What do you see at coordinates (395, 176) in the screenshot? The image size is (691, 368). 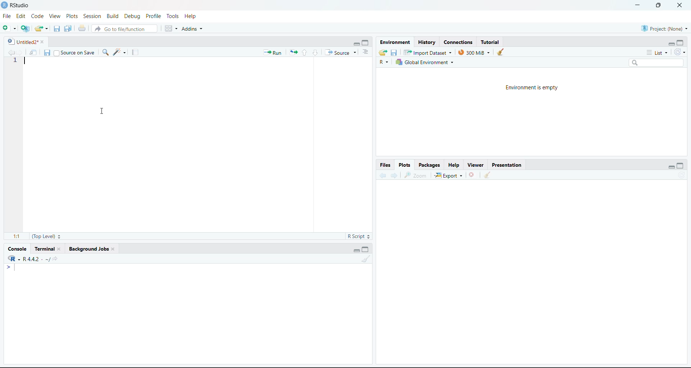 I see `go forward` at bounding box center [395, 176].